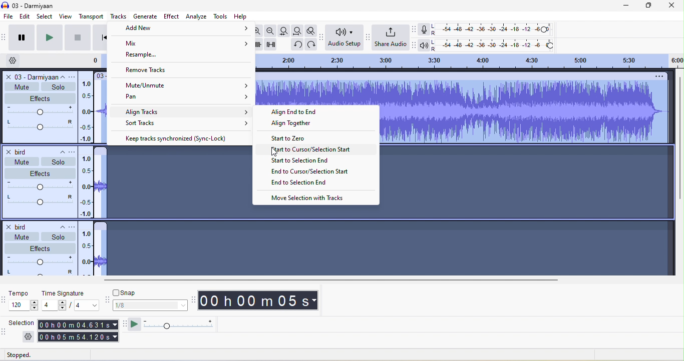  What do you see at coordinates (77, 336) in the screenshot?
I see `00 h 05 m 54.1.120 s` at bounding box center [77, 336].